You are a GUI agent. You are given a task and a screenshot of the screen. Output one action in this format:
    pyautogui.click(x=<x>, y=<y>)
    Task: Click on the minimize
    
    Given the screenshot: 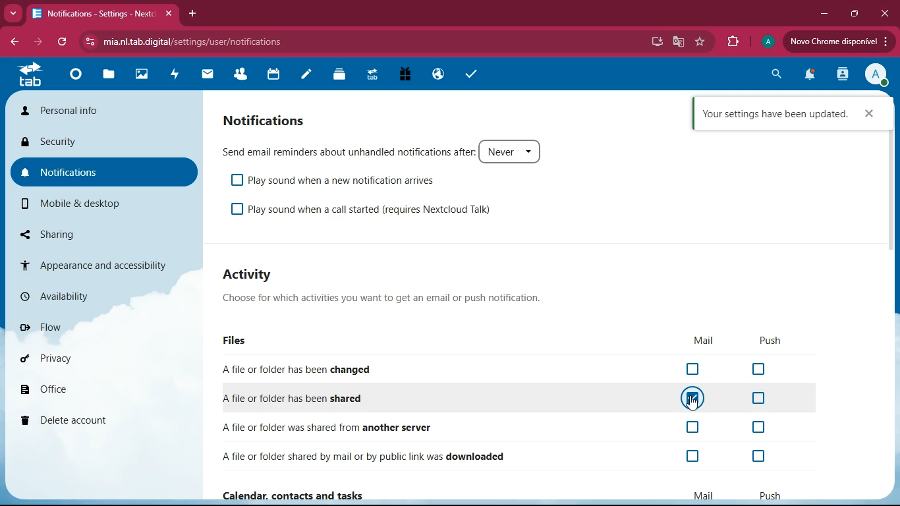 What is the action you would take?
    pyautogui.click(x=822, y=13)
    